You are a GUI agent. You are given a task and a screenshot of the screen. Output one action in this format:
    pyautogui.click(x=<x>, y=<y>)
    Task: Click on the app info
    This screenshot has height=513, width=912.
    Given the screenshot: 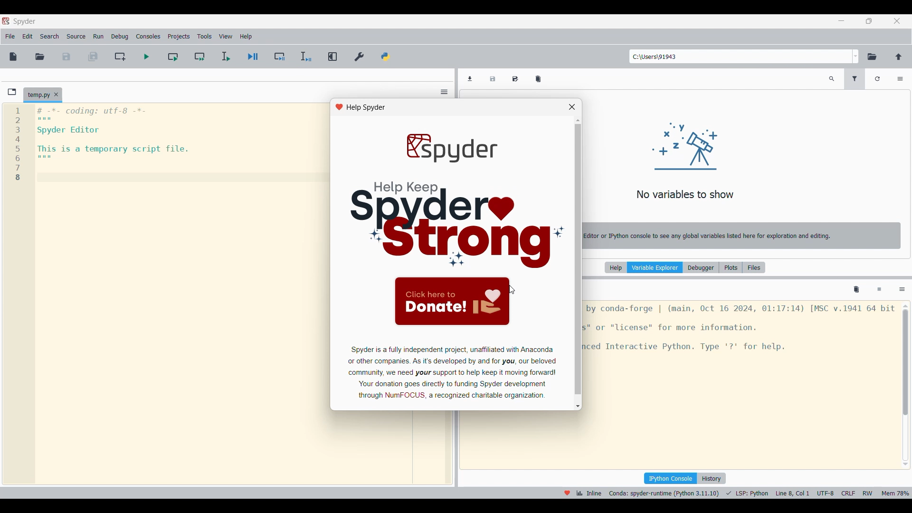 What is the action you would take?
    pyautogui.click(x=448, y=374)
    